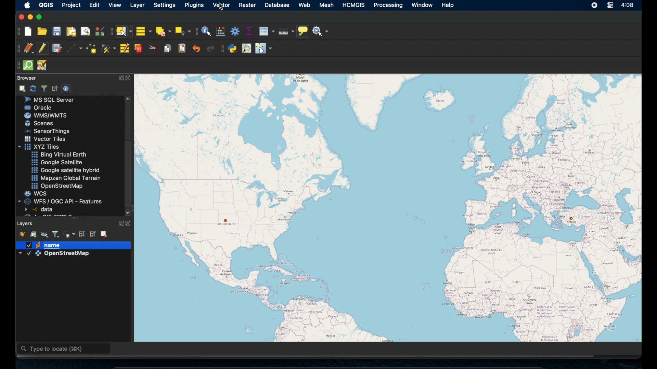 The image size is (657, 369). Describe the element at coordinates (194, 5) in the screenshot. I see `plugins` at that location.